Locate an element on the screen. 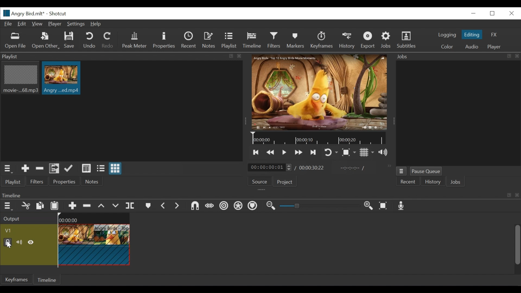 This screenshot has width=521, height=293. Ripple Delete is located at coordinates (87, 206).